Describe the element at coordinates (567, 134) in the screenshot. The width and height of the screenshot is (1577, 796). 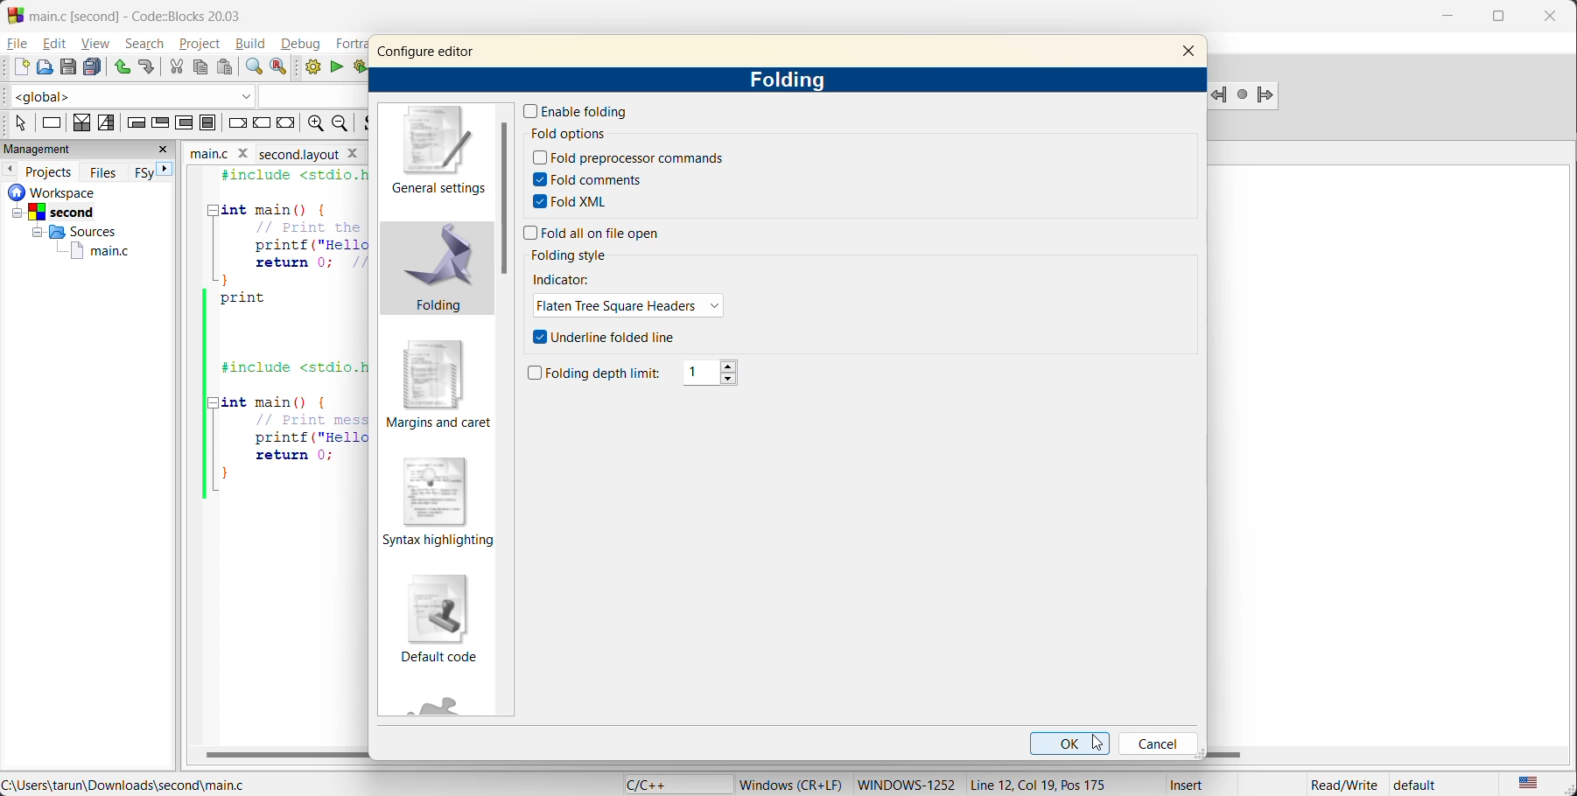
I see `fold options` at that location.